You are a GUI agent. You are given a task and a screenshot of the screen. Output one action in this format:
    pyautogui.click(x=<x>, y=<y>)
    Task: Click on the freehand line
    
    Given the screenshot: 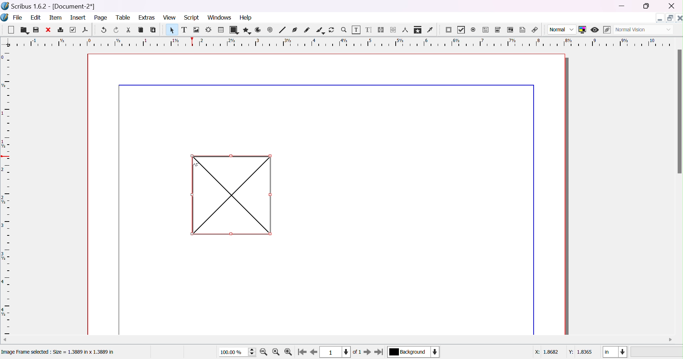 What is the action you would take?
    pyautogui.click(x=307, y=30)
    